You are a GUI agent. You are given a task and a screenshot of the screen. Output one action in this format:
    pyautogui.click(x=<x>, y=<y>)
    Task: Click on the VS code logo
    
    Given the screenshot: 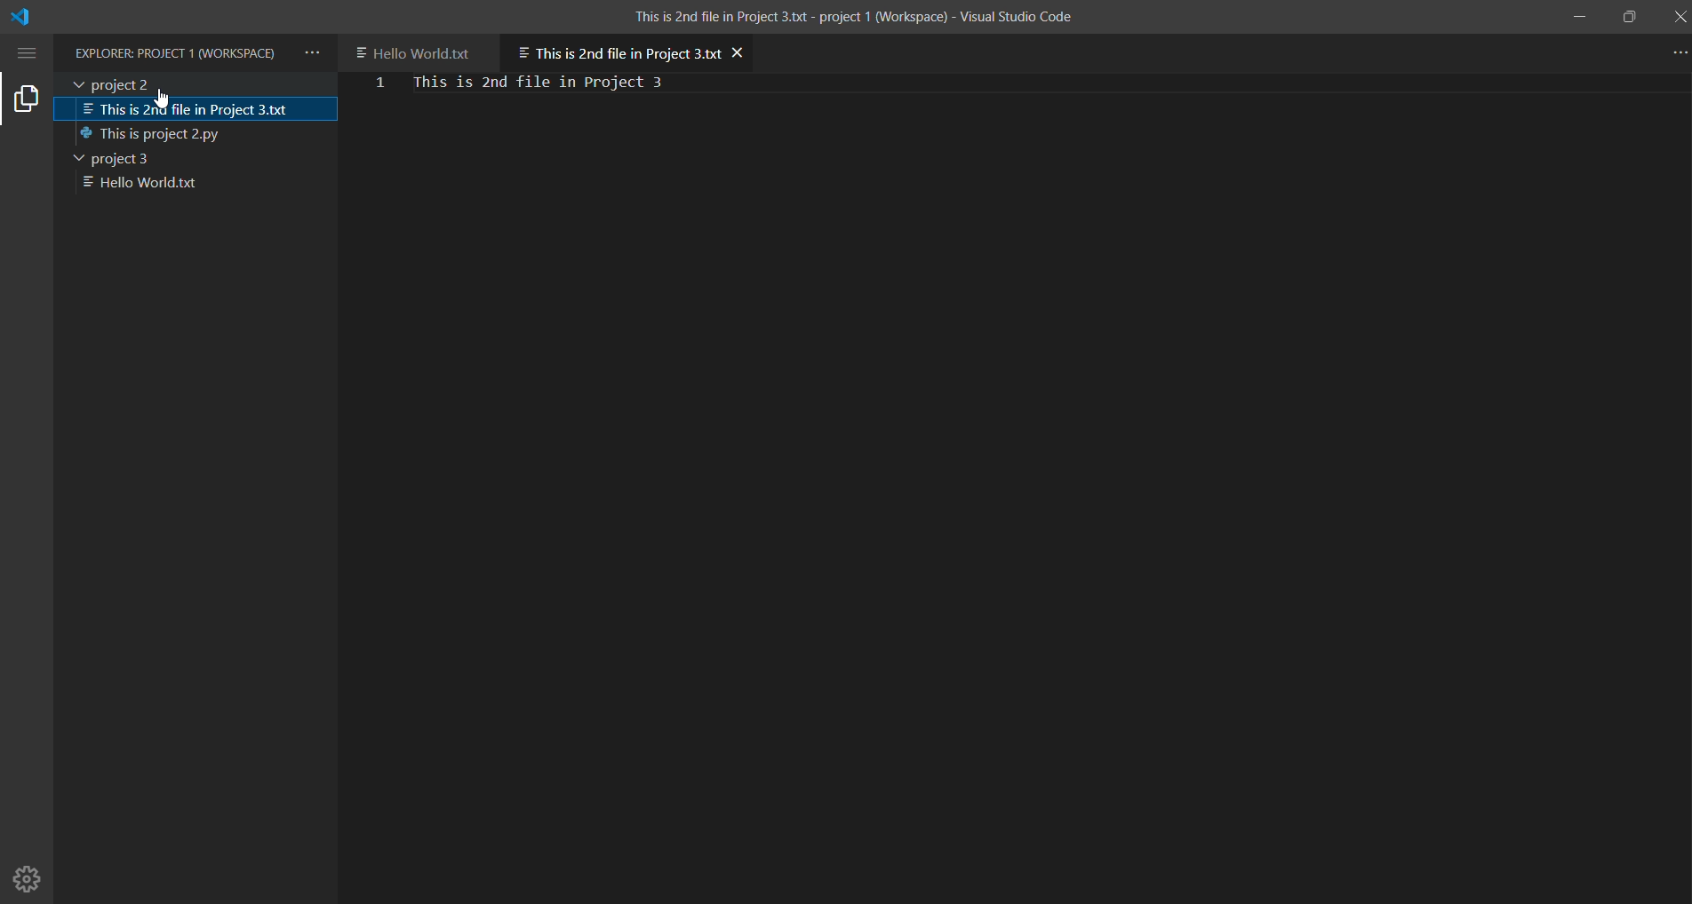 What is the action you would take?
    pyautogui.click(x=25, y=19)
    